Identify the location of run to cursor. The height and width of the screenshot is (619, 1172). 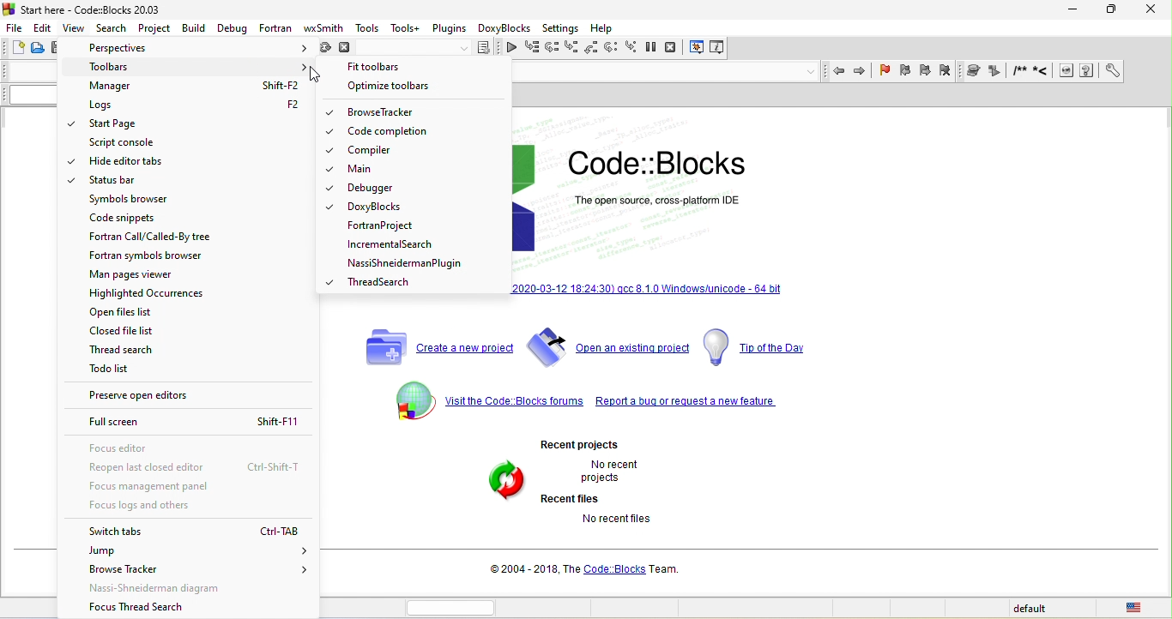
(532, 49).